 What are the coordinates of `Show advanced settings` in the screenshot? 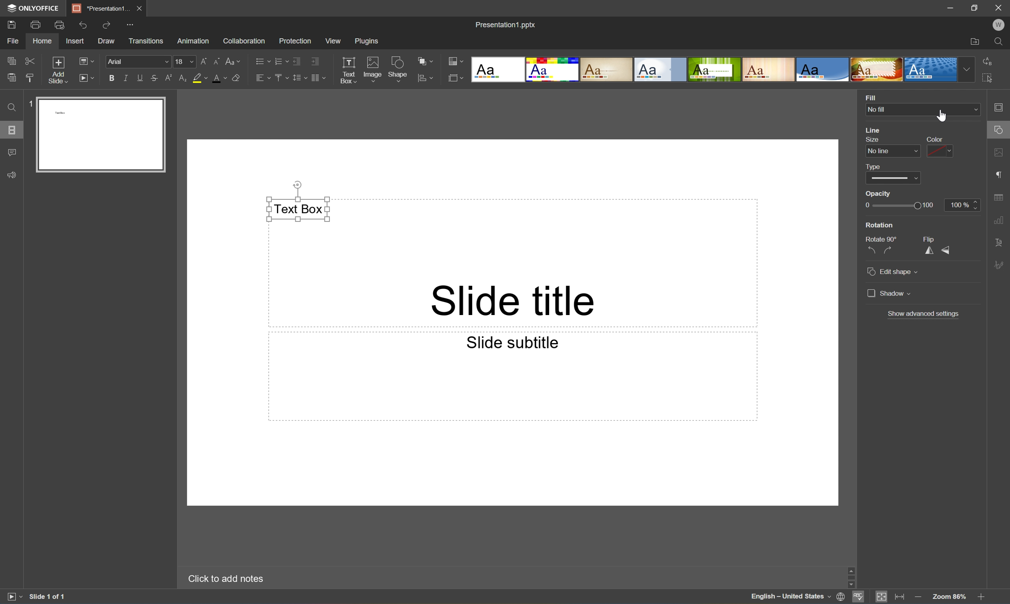 It's located at (926, 315).